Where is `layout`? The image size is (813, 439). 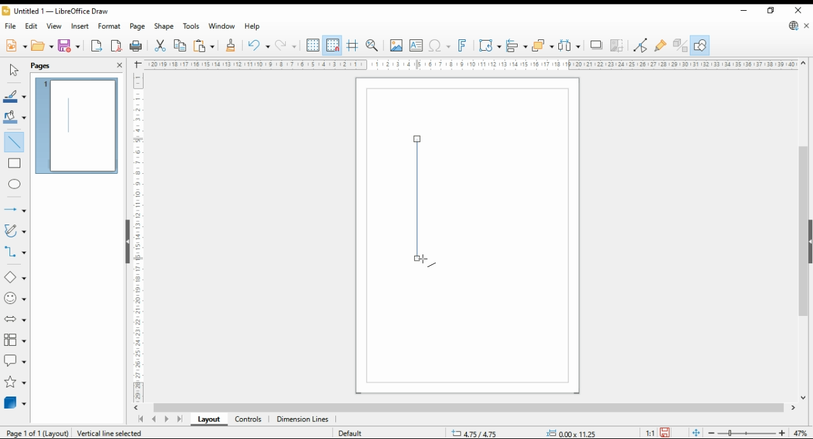 layout is located at coordinates (208, 420).